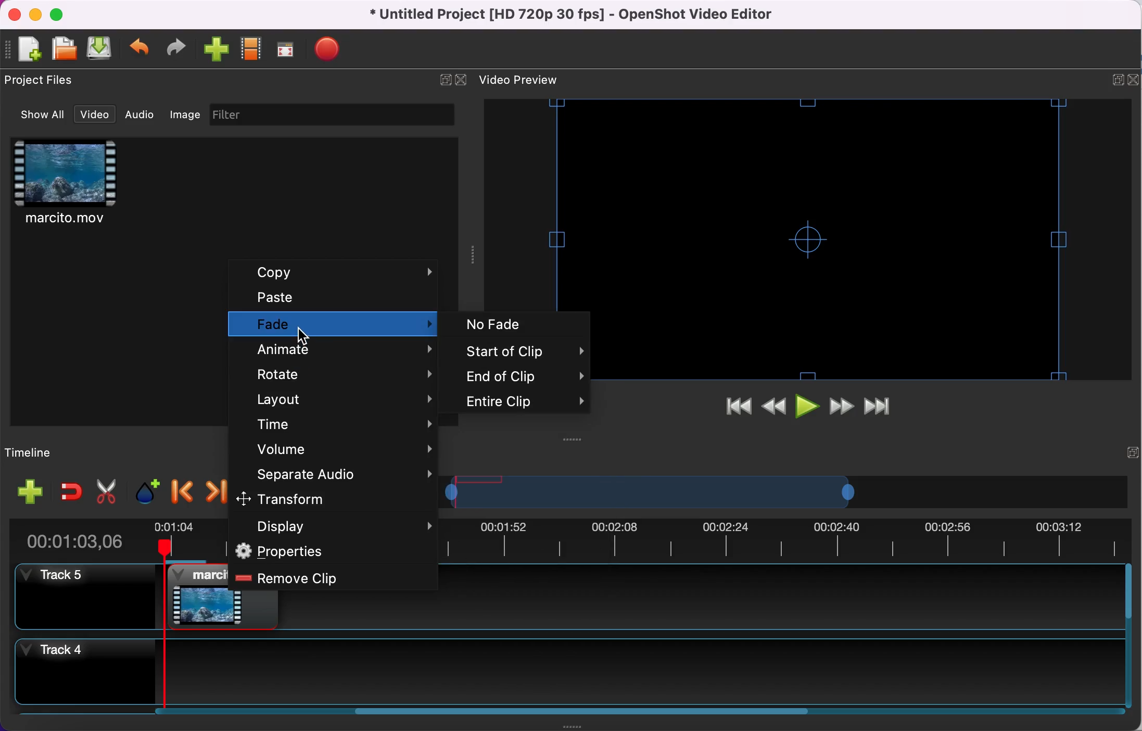  I want to click on add marker, so click(144, 491).